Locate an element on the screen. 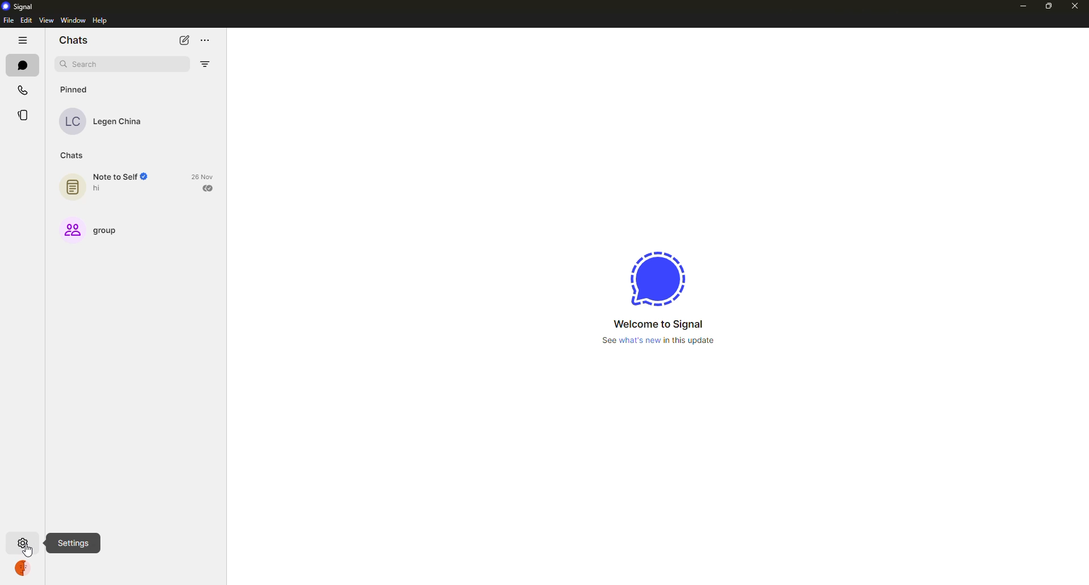 This screenshot has height=585, width=1089. signal is located at coordinates (655, 279).